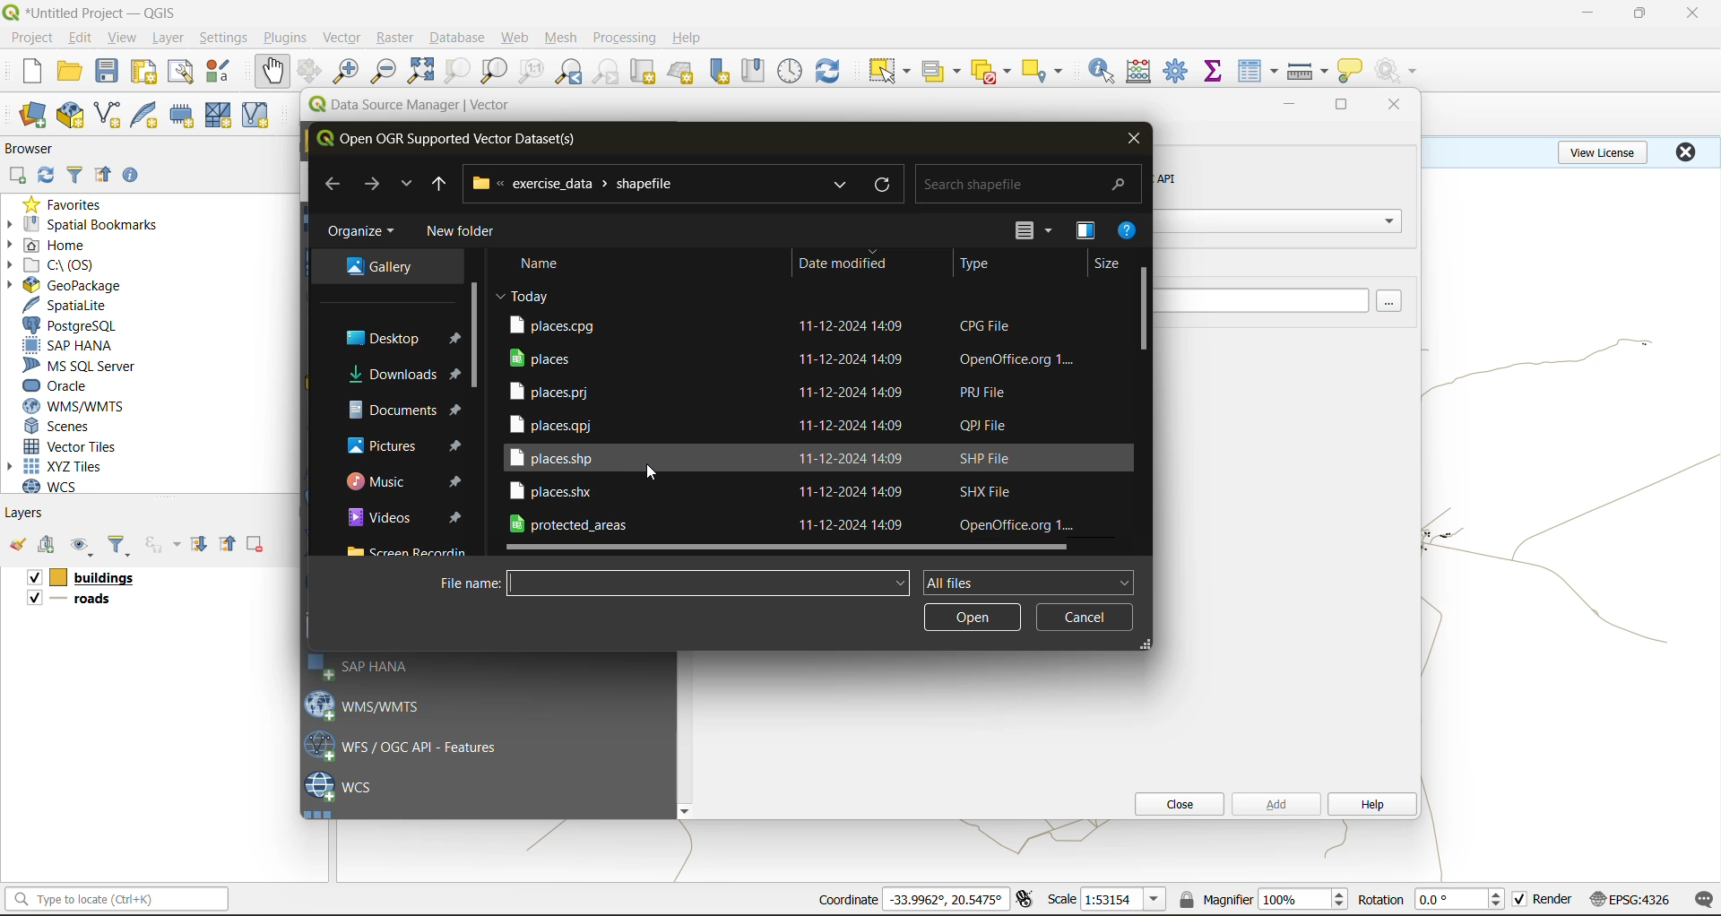 The image size is (1721, 916). Describe the element at coordinates (402, 376) in the screenshot. I see `folder explorer` at that location.